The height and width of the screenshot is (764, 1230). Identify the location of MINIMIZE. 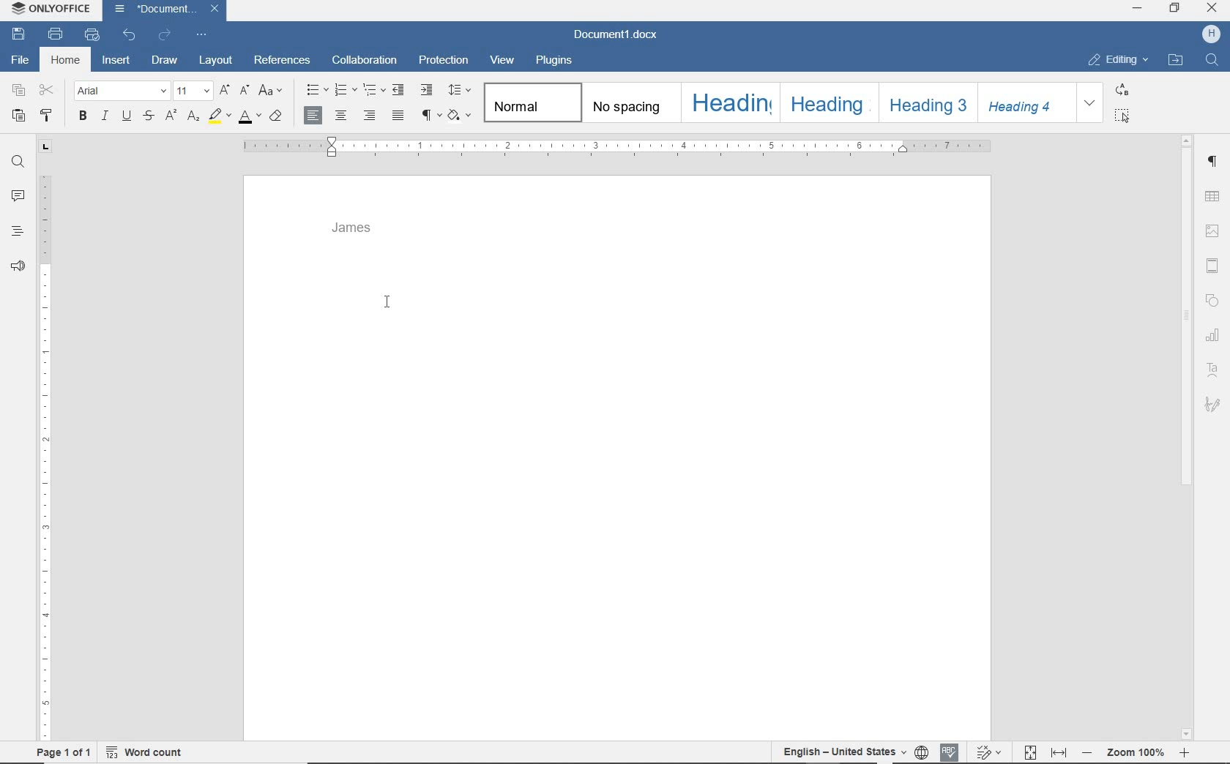
(1138, 10).